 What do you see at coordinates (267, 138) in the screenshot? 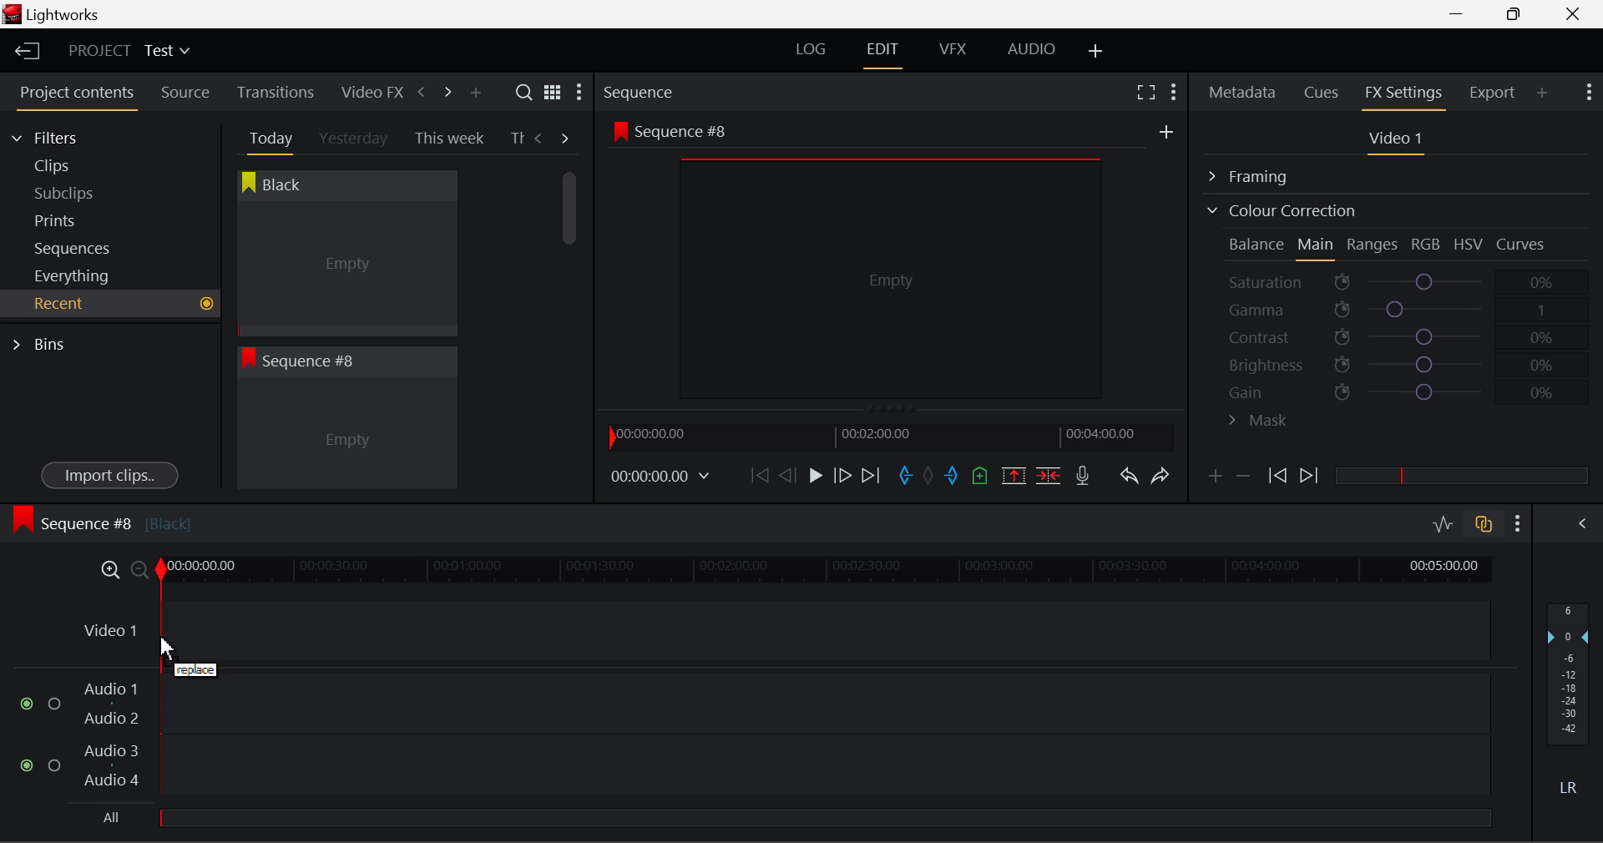
I see `Today Tab Open` at bounding box center [267, 138].